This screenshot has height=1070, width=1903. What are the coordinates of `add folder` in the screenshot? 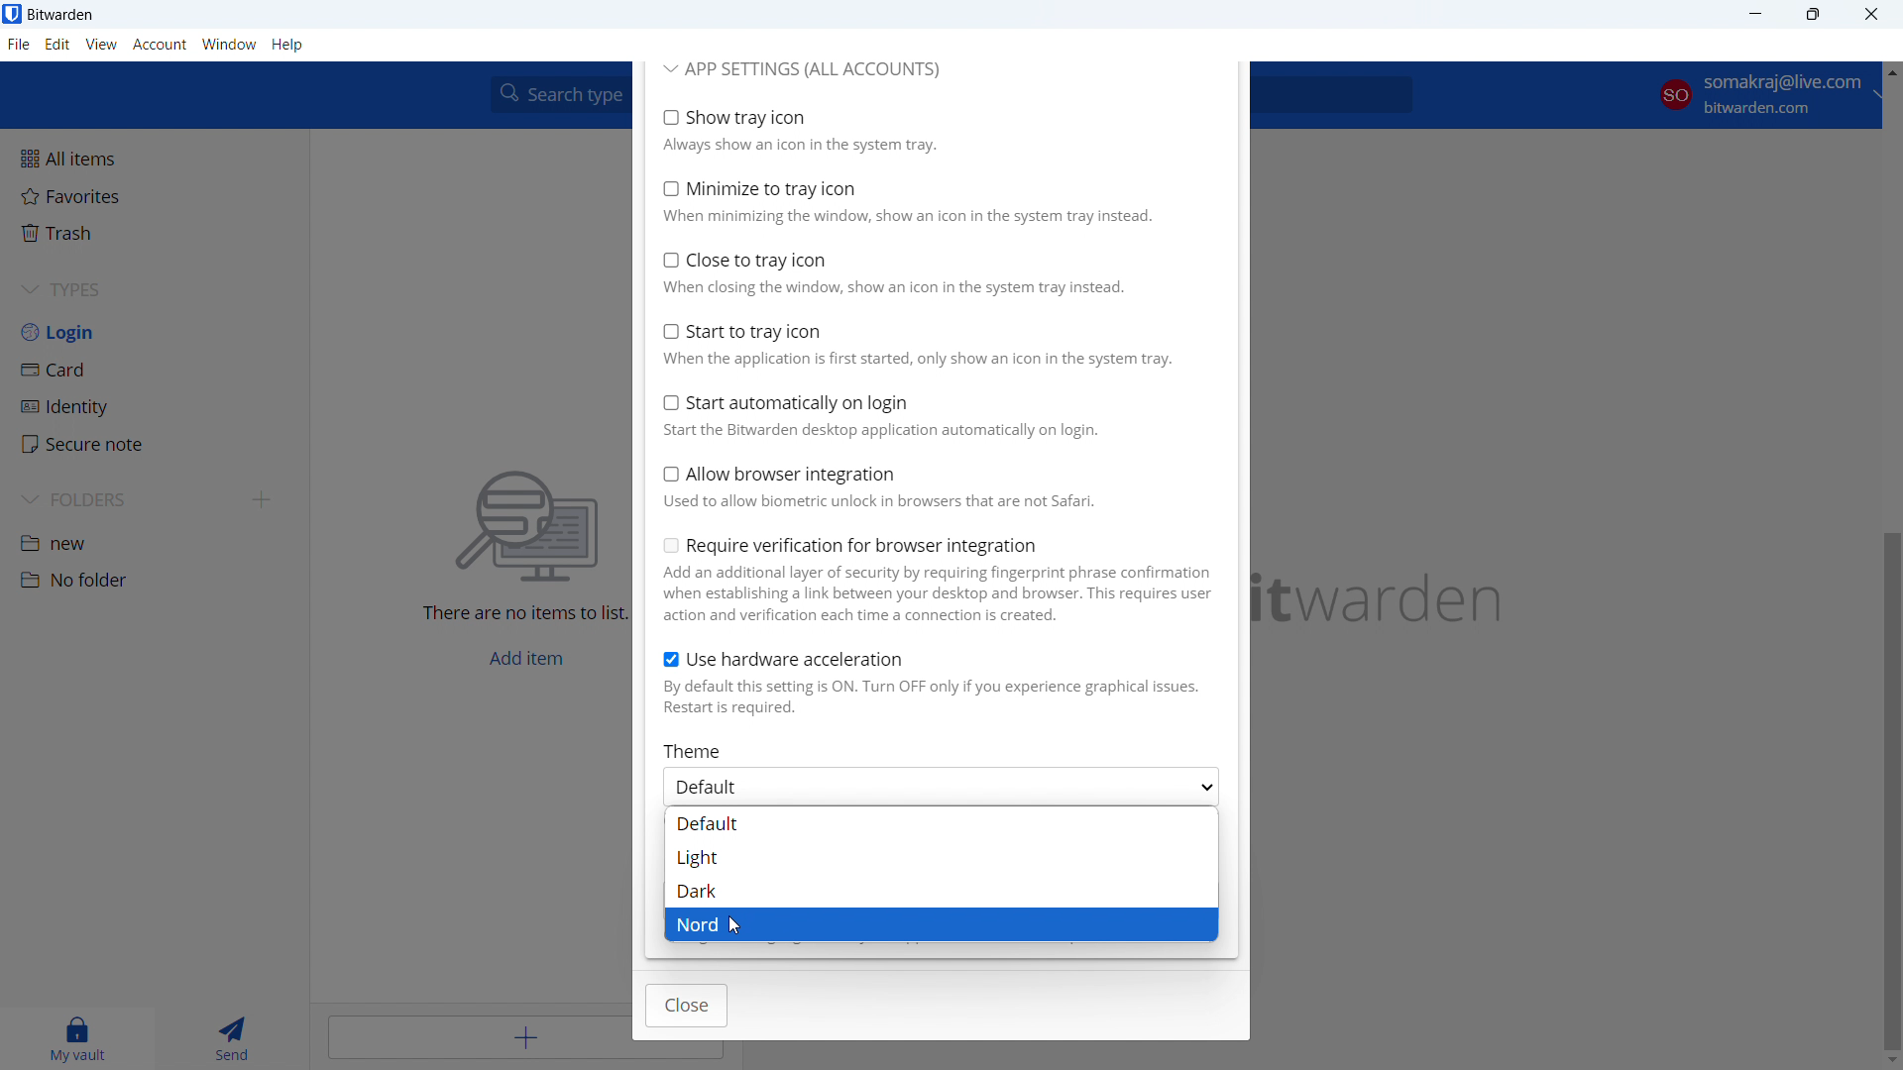 It's located at (264, 499).